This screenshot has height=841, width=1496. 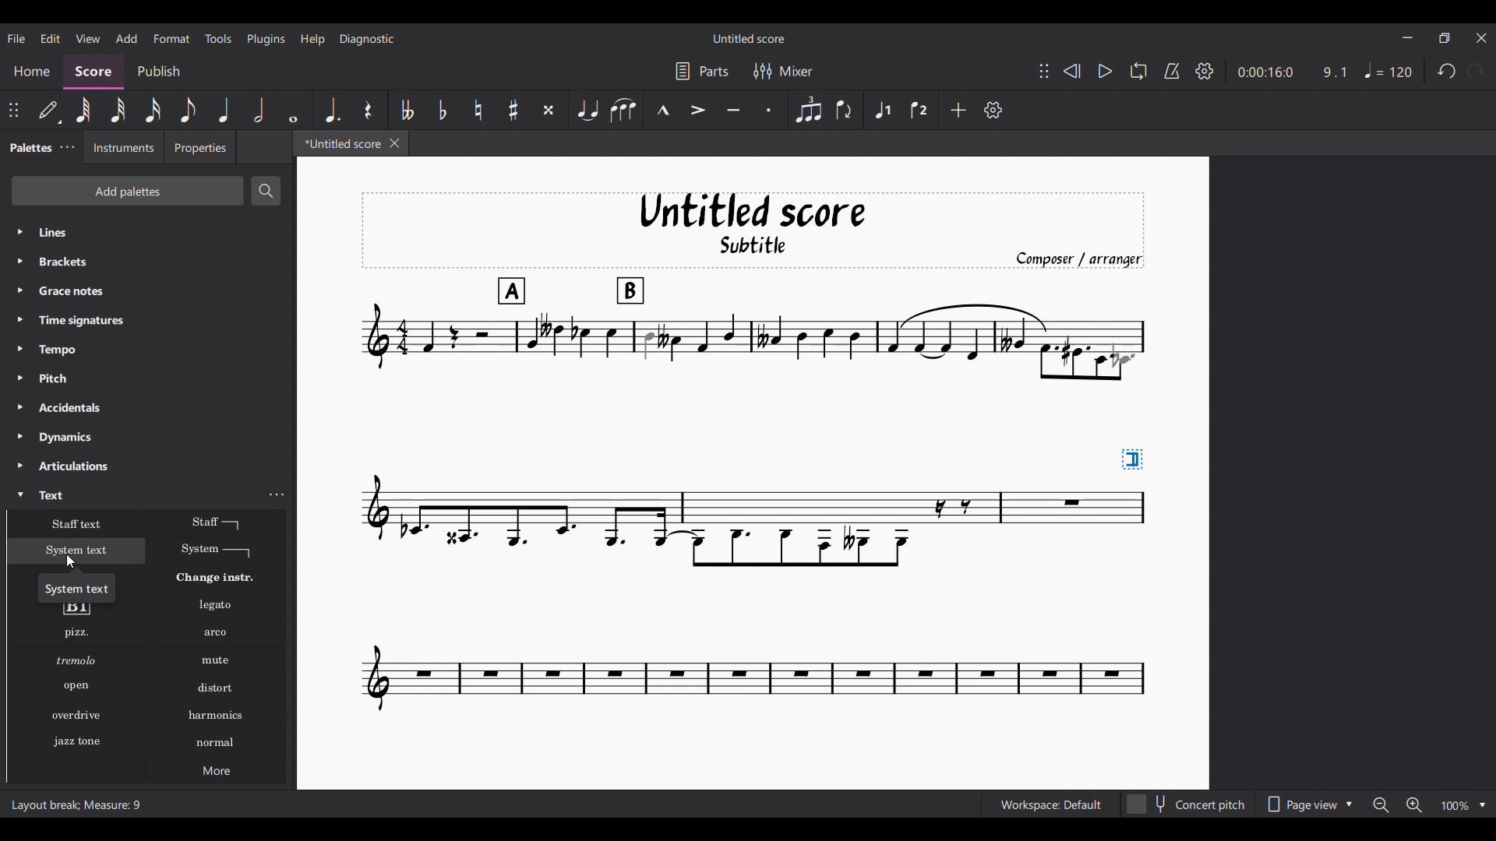 What do you see at coordinates (217, 523) in the screenshot?
I see `Staff text line` at bounding box center [217, 523].